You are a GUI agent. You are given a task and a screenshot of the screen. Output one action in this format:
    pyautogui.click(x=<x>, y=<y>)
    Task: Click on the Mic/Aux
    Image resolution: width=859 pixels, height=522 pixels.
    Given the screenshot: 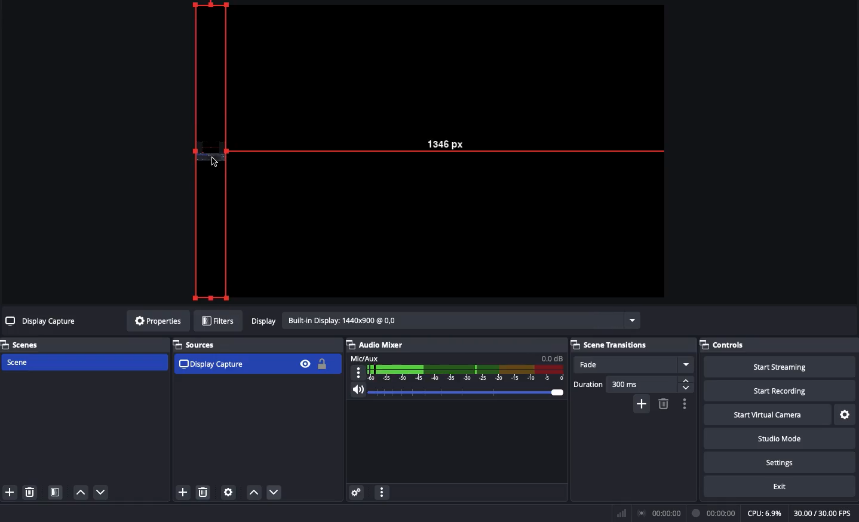 What is the action you would take?
    pyautogui.click(x=455, y=367)
    